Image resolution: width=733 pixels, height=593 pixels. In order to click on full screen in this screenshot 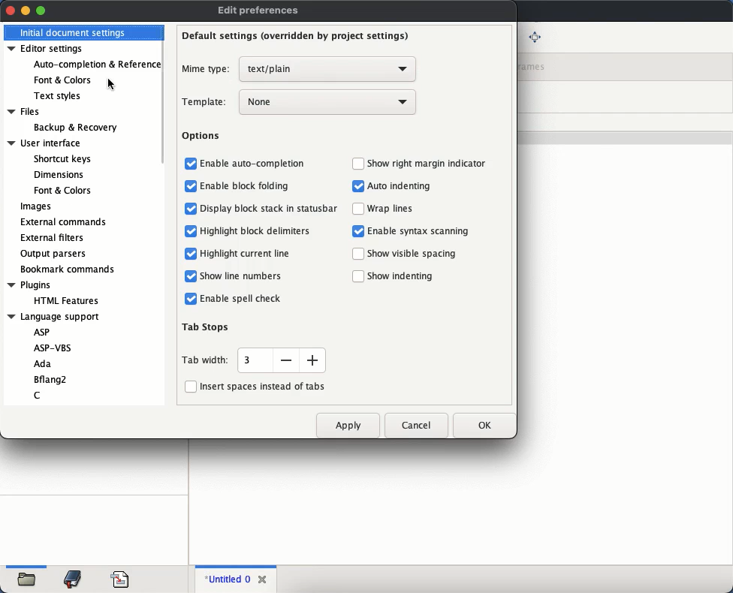, I will do `click(535, 38)`.